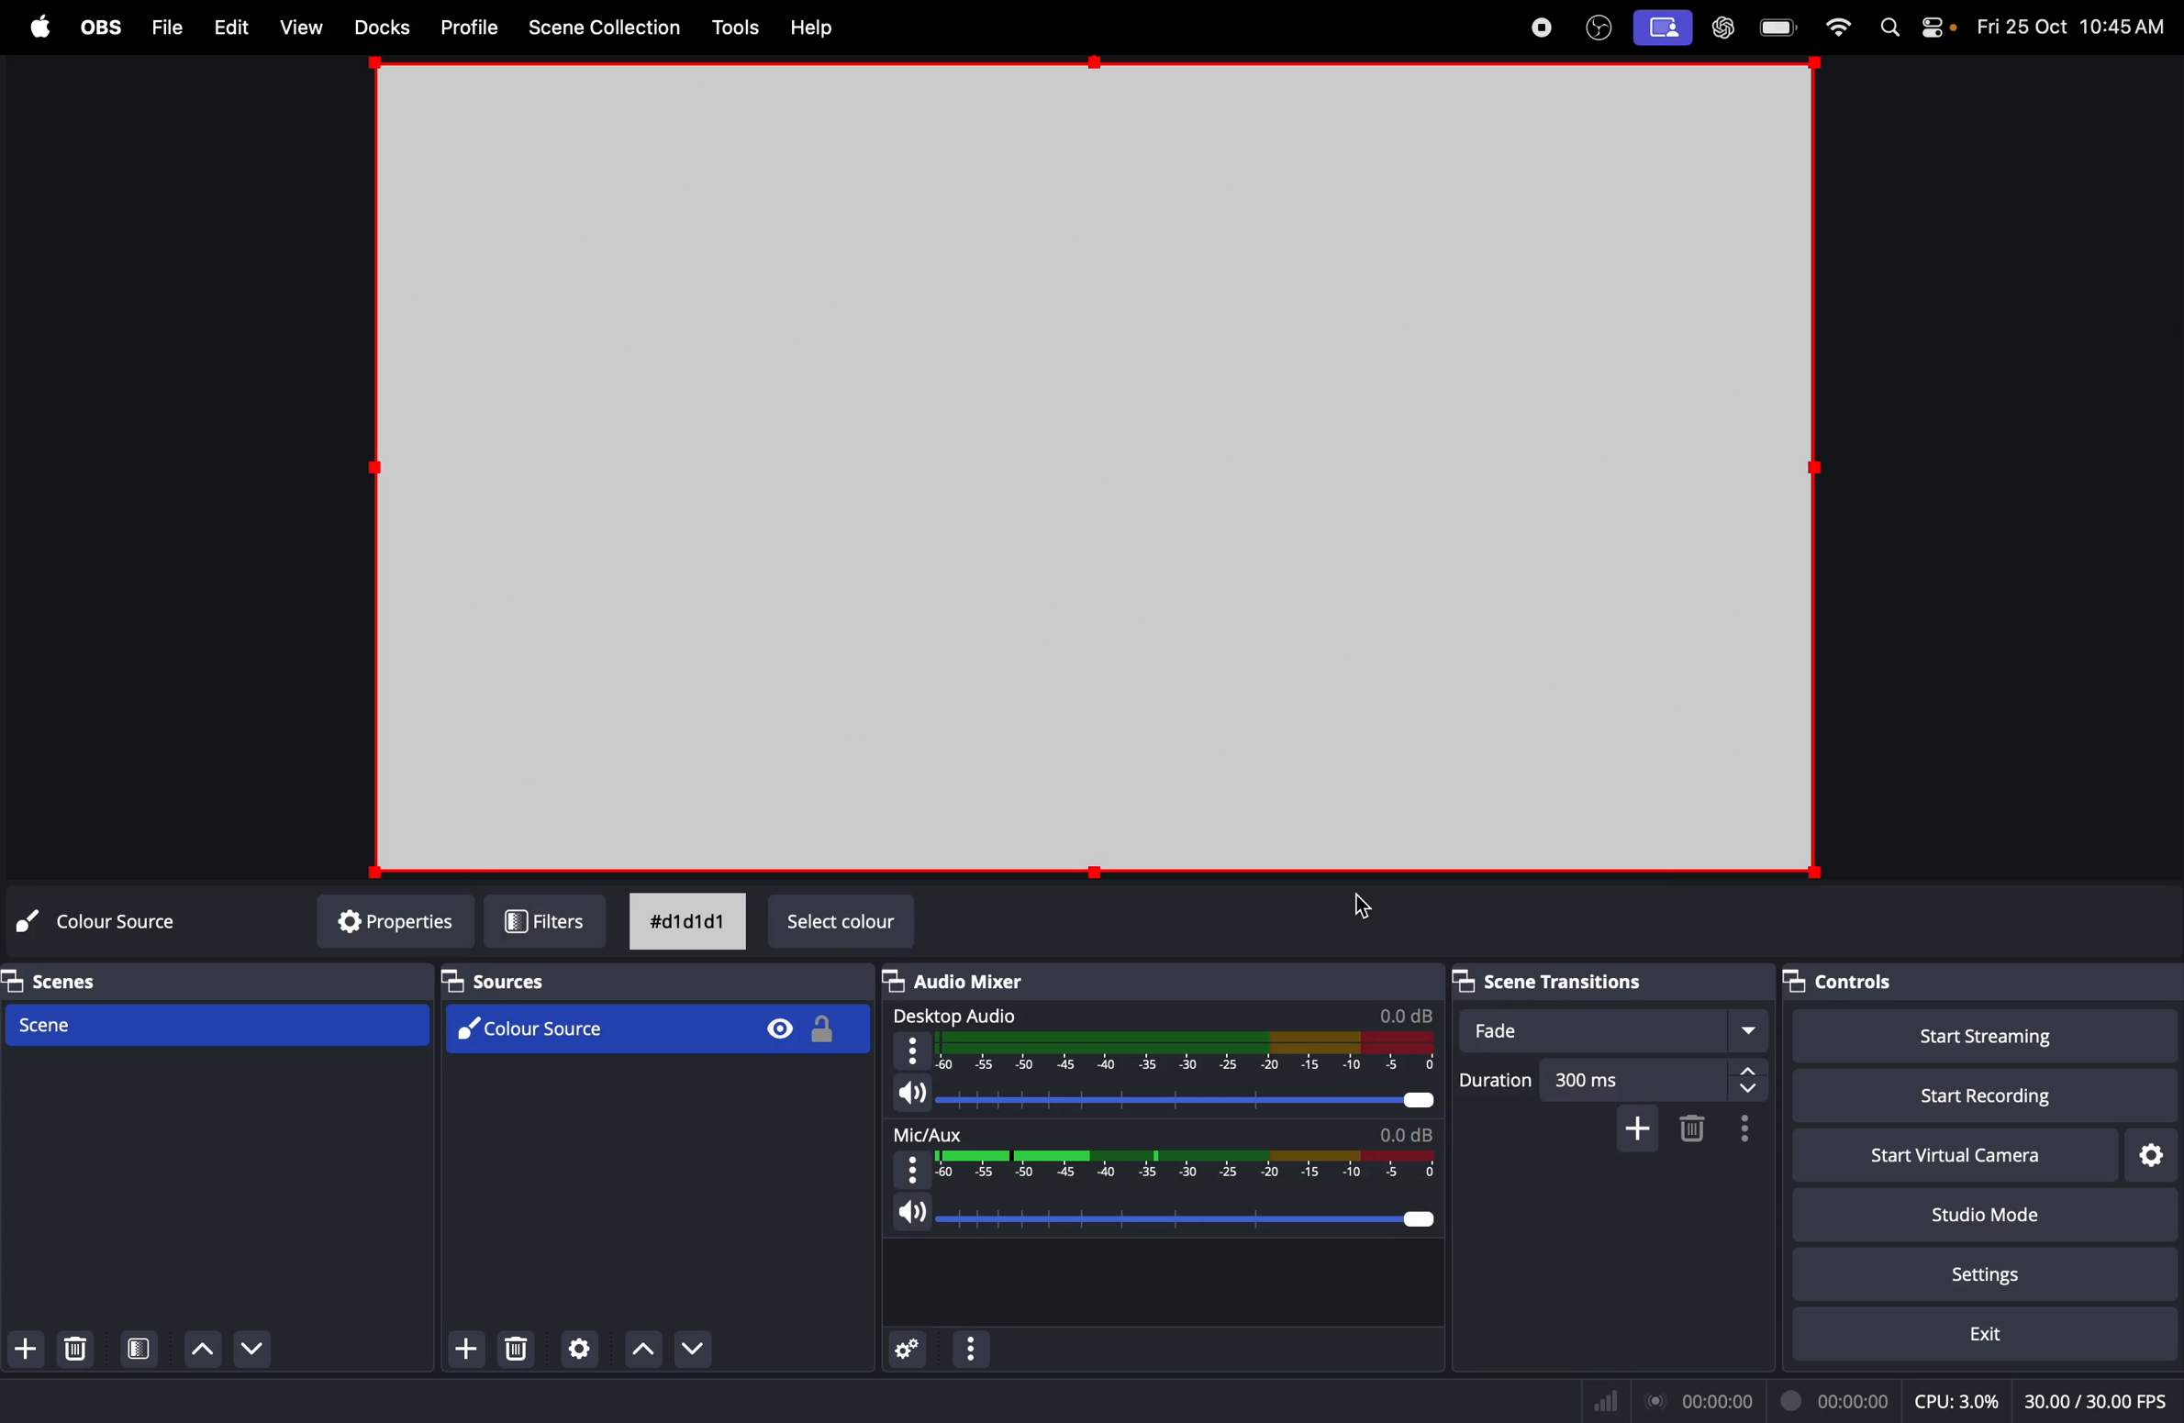 The height and width of the screenshot is (1423, 2184). Describe the element at coordinates (544, 921) in the screenshot. I see `filters` at that location.